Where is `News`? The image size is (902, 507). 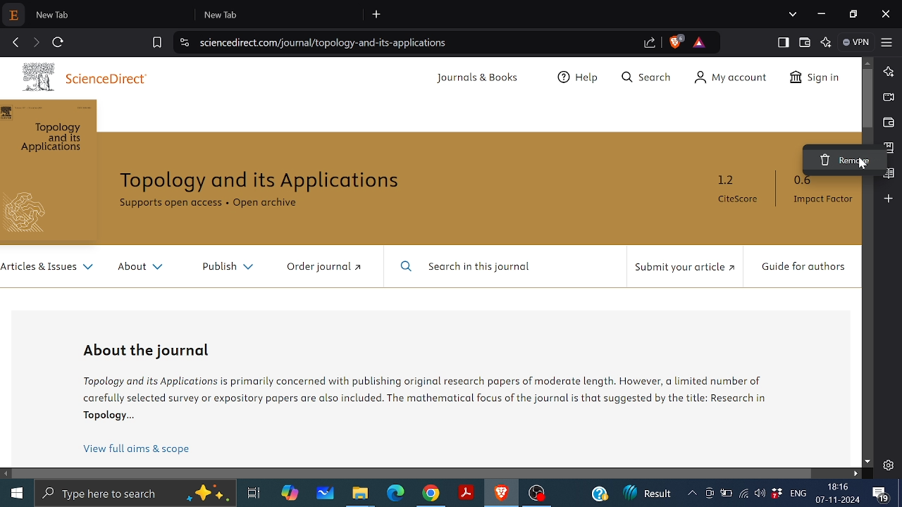 News is located at coordinates (646, 494).